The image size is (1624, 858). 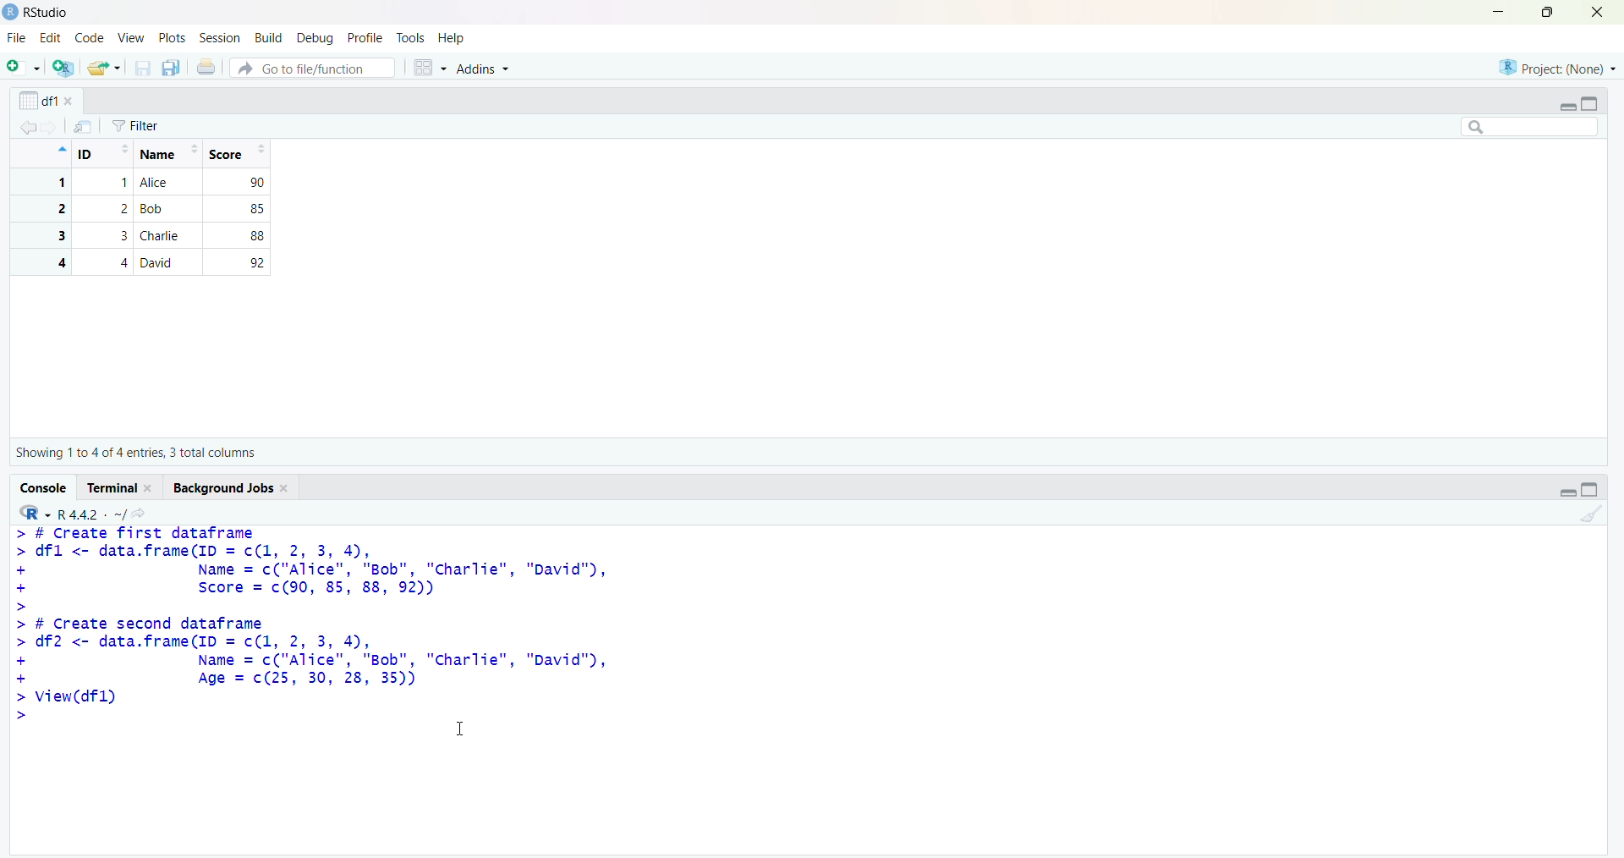 I want to click on send, so click(x=84, y=126).